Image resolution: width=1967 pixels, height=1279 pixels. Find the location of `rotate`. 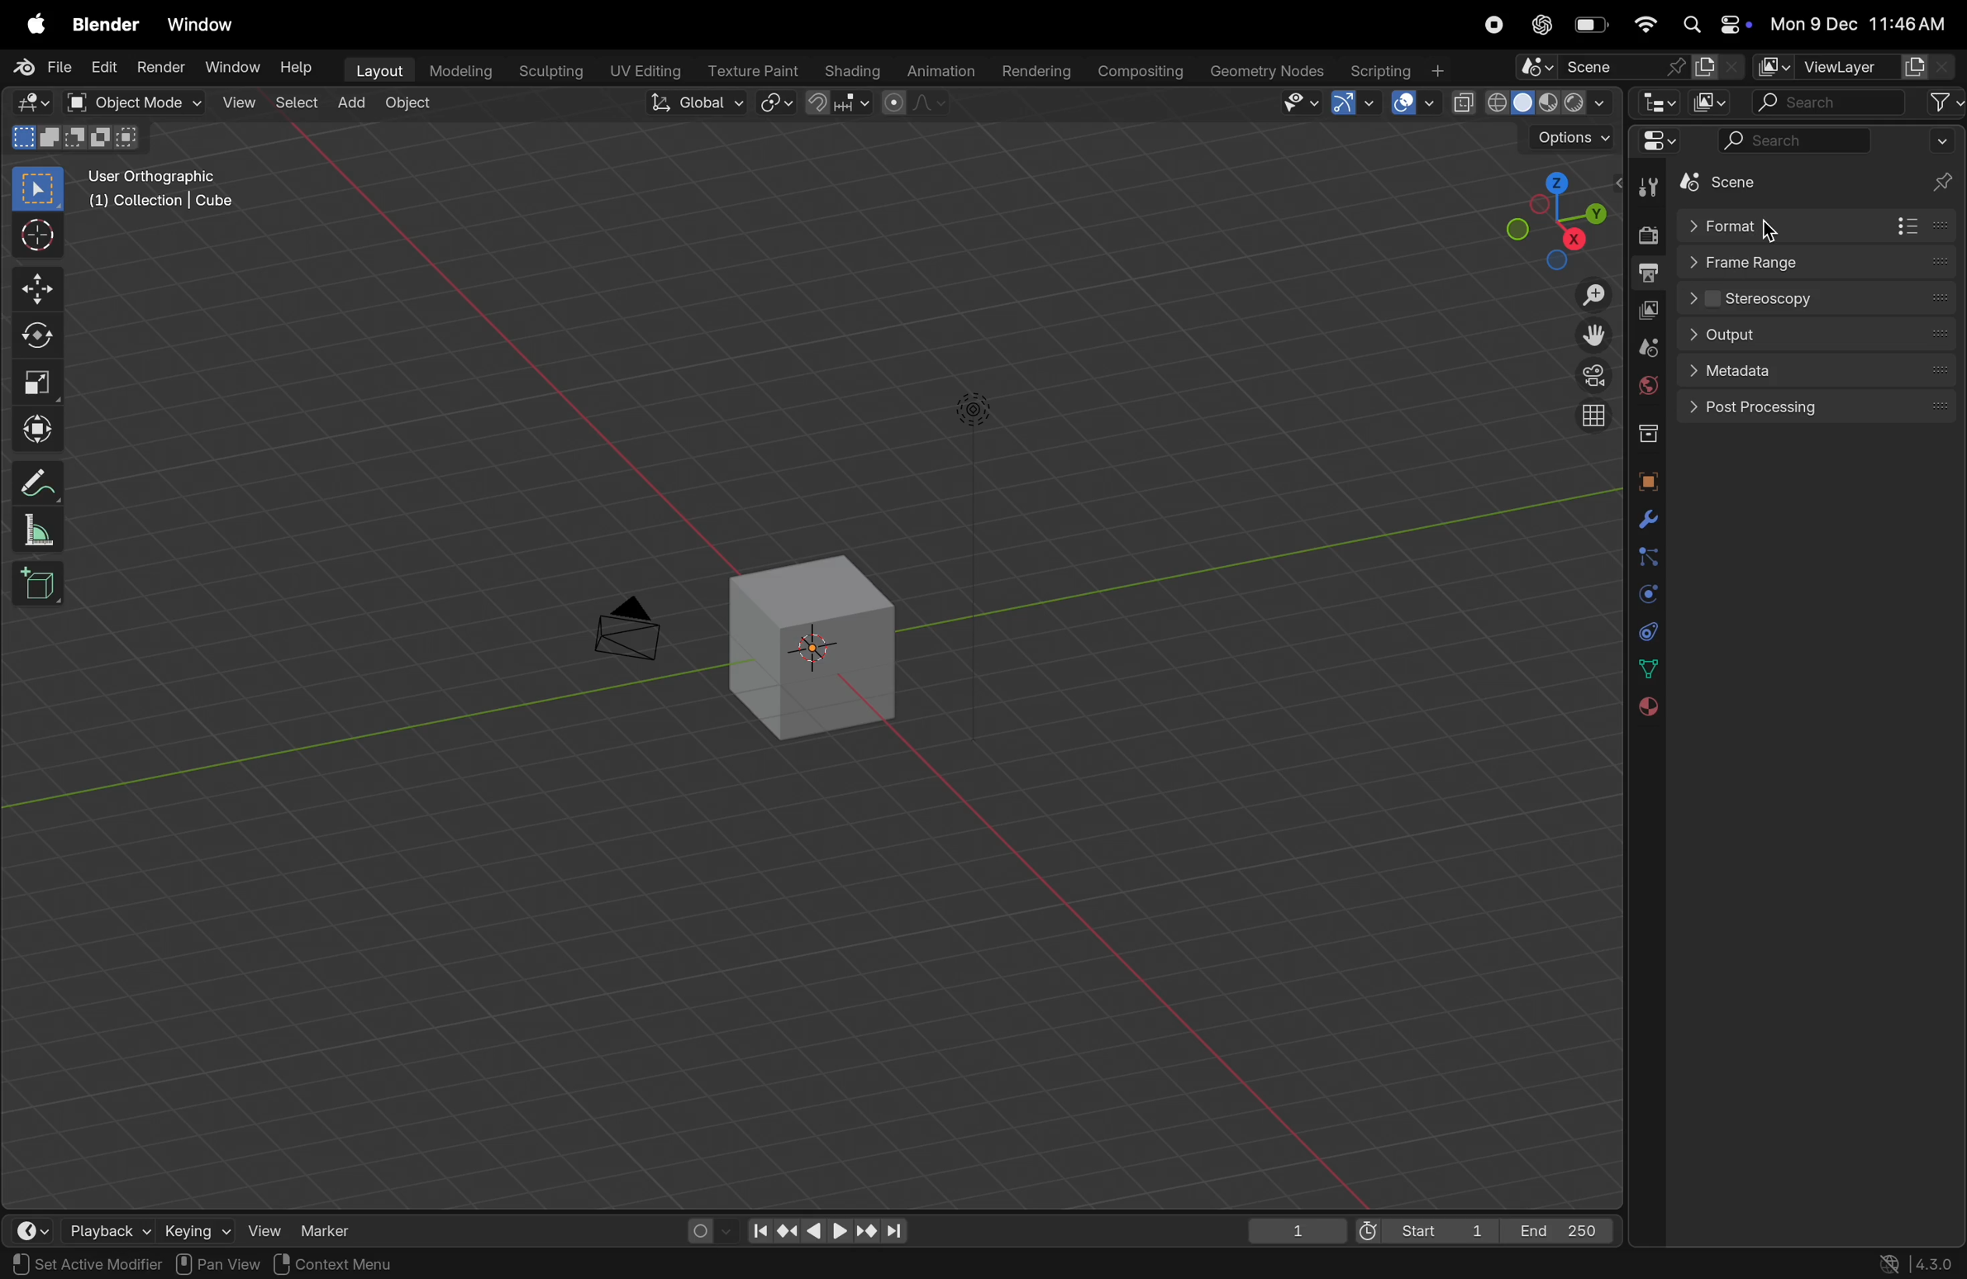

rotate is located at coordinates (31, 334).